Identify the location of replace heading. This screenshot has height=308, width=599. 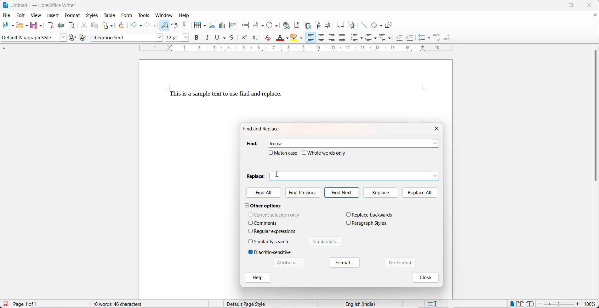
(255, 176).